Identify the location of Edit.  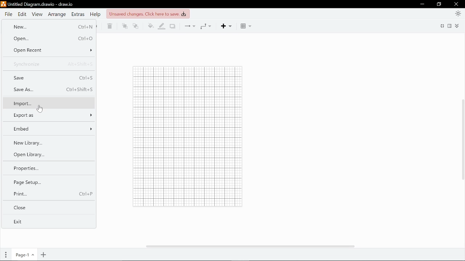
(23, 14).